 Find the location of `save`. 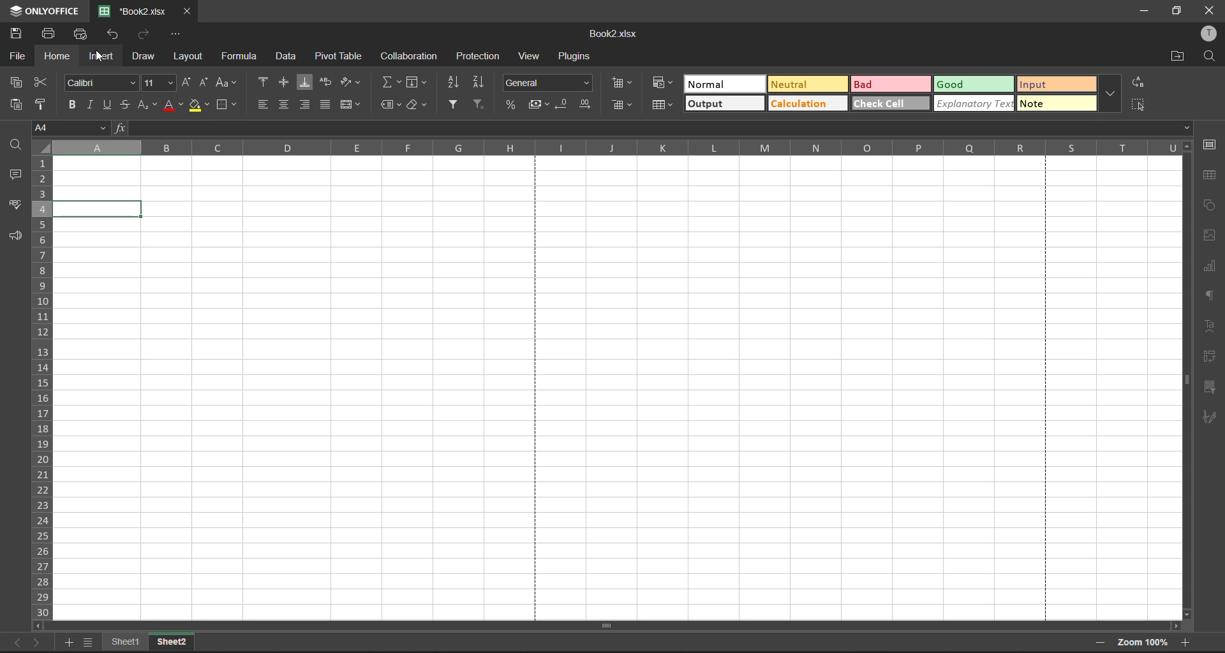

save is located at coordinates (19, 34).